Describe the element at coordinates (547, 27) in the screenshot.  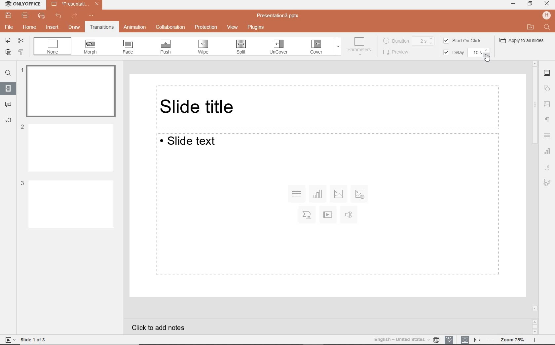
I see `FIND` at that location.